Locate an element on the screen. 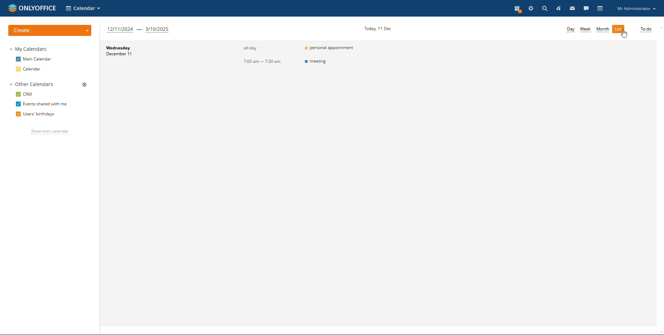 This screenshot has width=664, height=335. present is located at coordinates (517, 9).